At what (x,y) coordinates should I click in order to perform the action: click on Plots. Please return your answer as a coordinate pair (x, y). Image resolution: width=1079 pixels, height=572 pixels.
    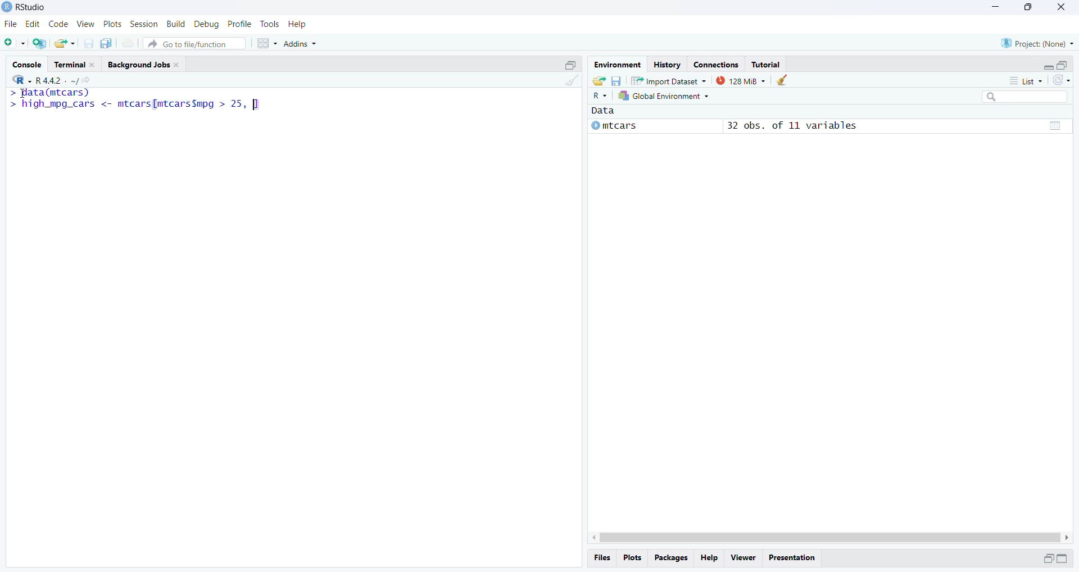
    Looking at the image, I should click on (112, 24).